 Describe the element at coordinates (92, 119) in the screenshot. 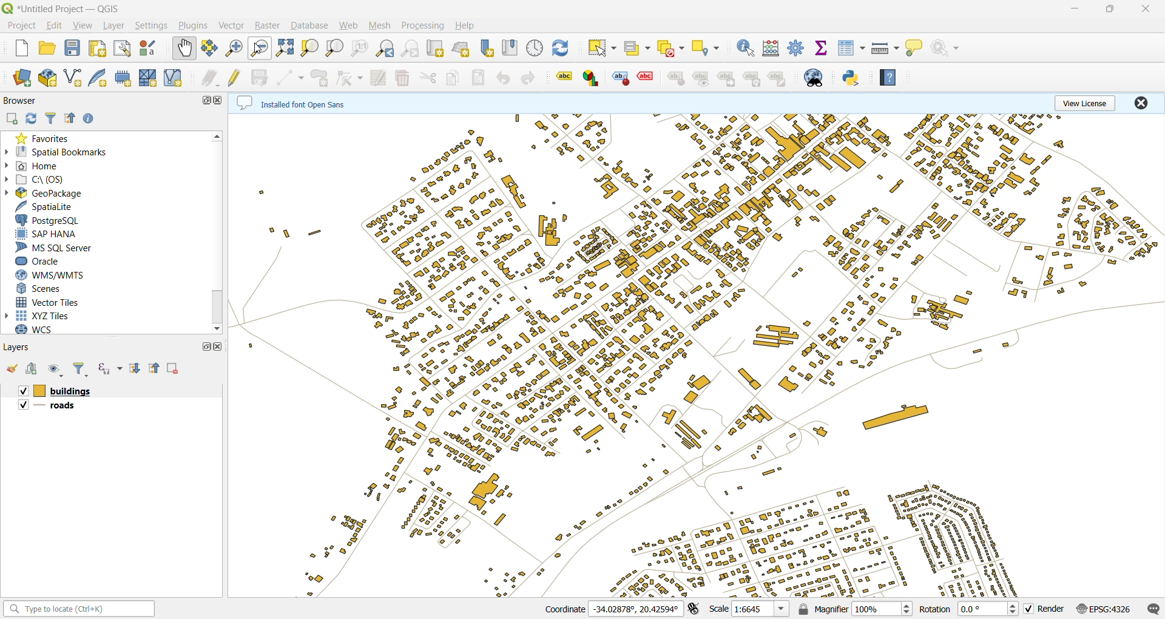

I see `enable/disable properties` at that location.